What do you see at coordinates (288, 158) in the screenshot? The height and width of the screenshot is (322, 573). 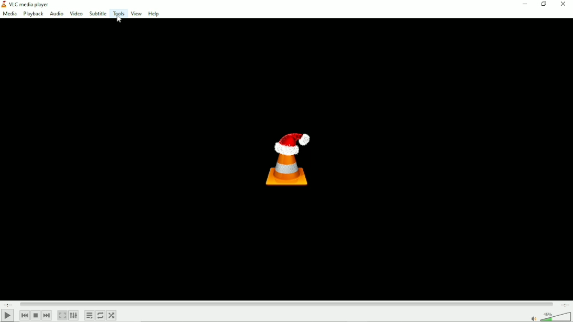 I see `Logo` at bounding box center [288, 158].